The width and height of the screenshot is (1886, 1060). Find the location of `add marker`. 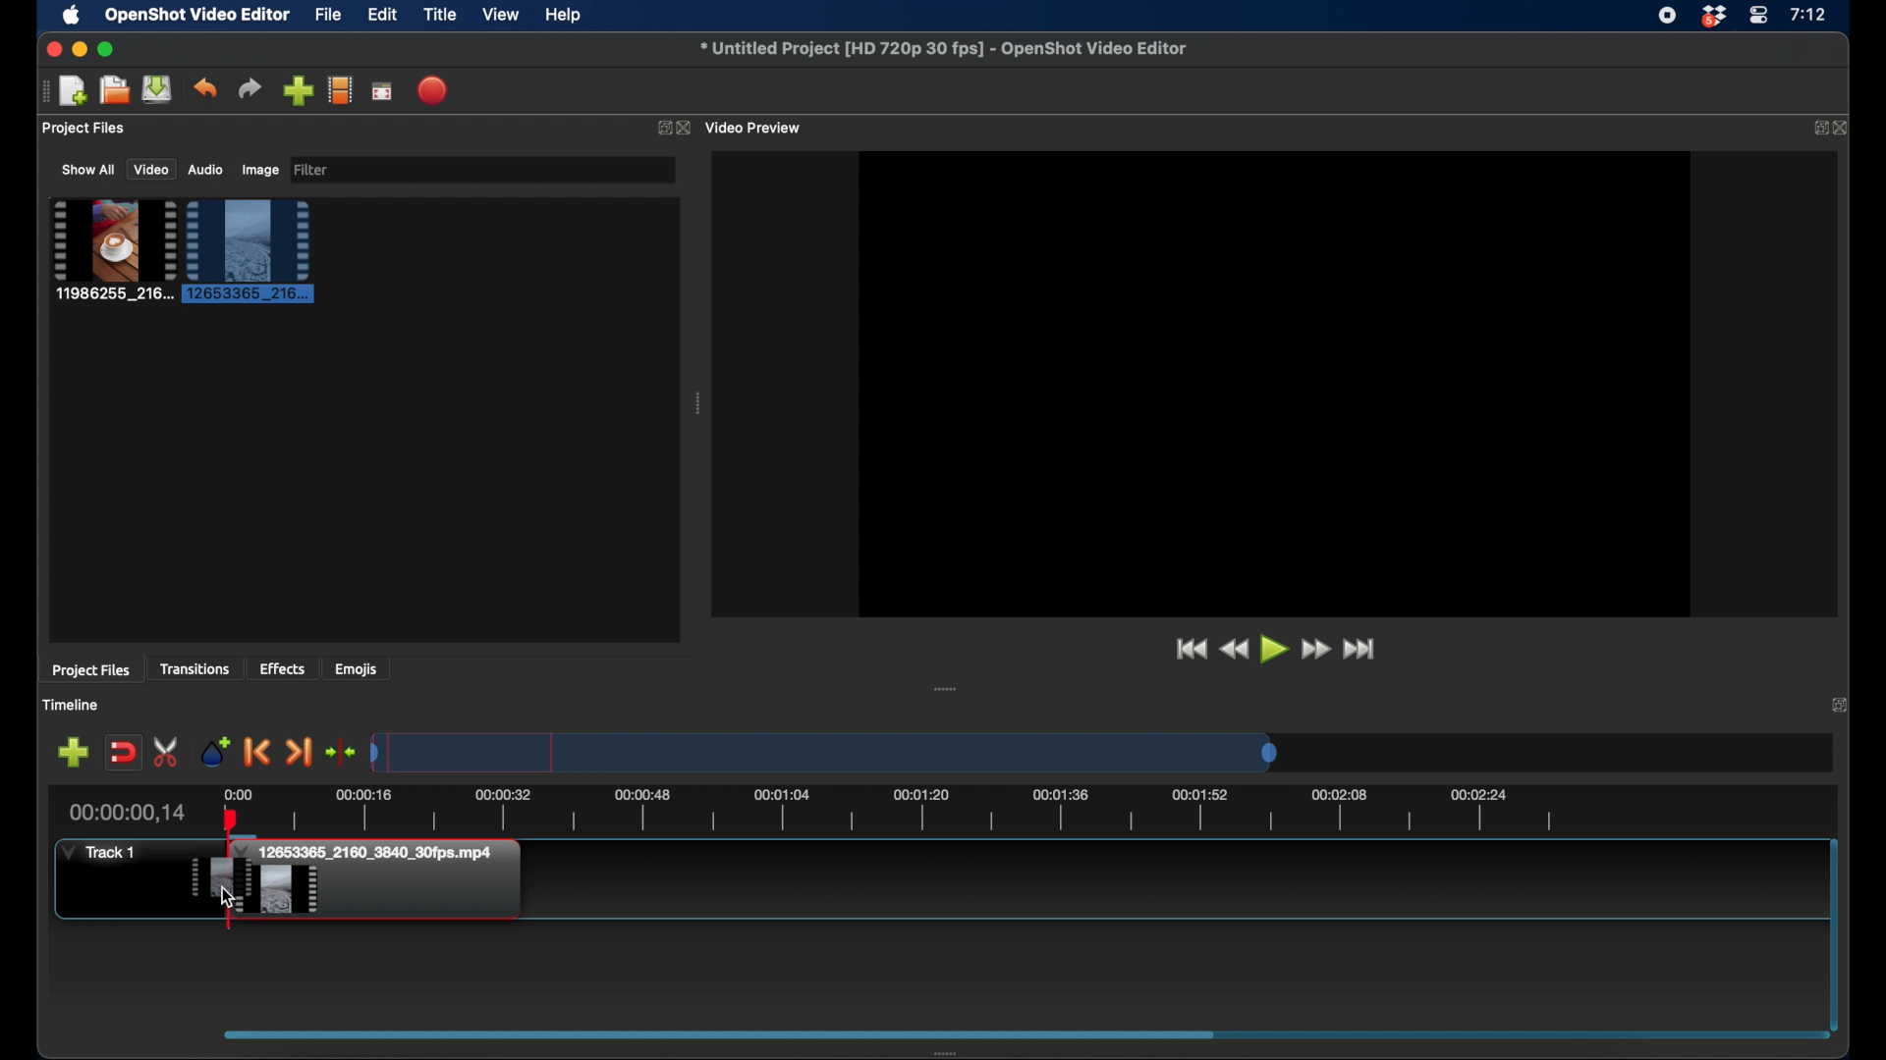

add marker is located at coordinates (213, 751).